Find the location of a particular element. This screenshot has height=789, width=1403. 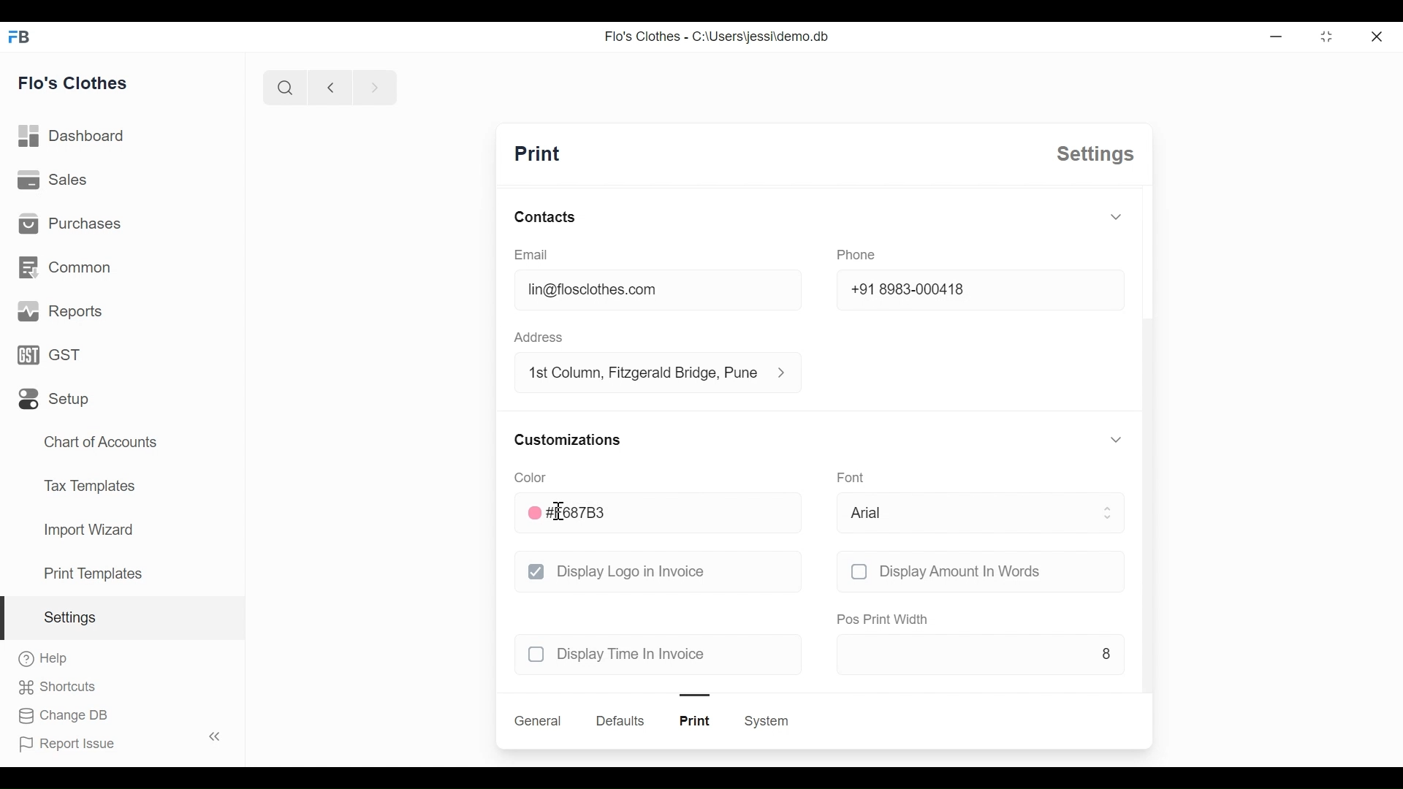

FB is located at coordinates (20, 36).